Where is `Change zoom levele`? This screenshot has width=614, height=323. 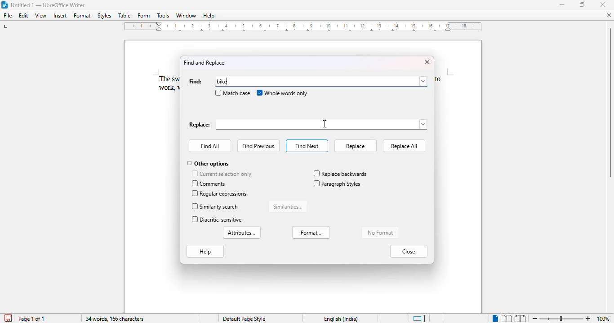
Change zoom levele is located at coordinates (561, 319).